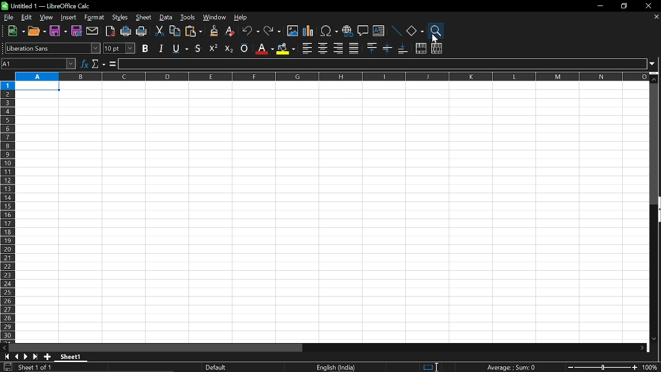  I want to click on previous page, so click(17, 357).